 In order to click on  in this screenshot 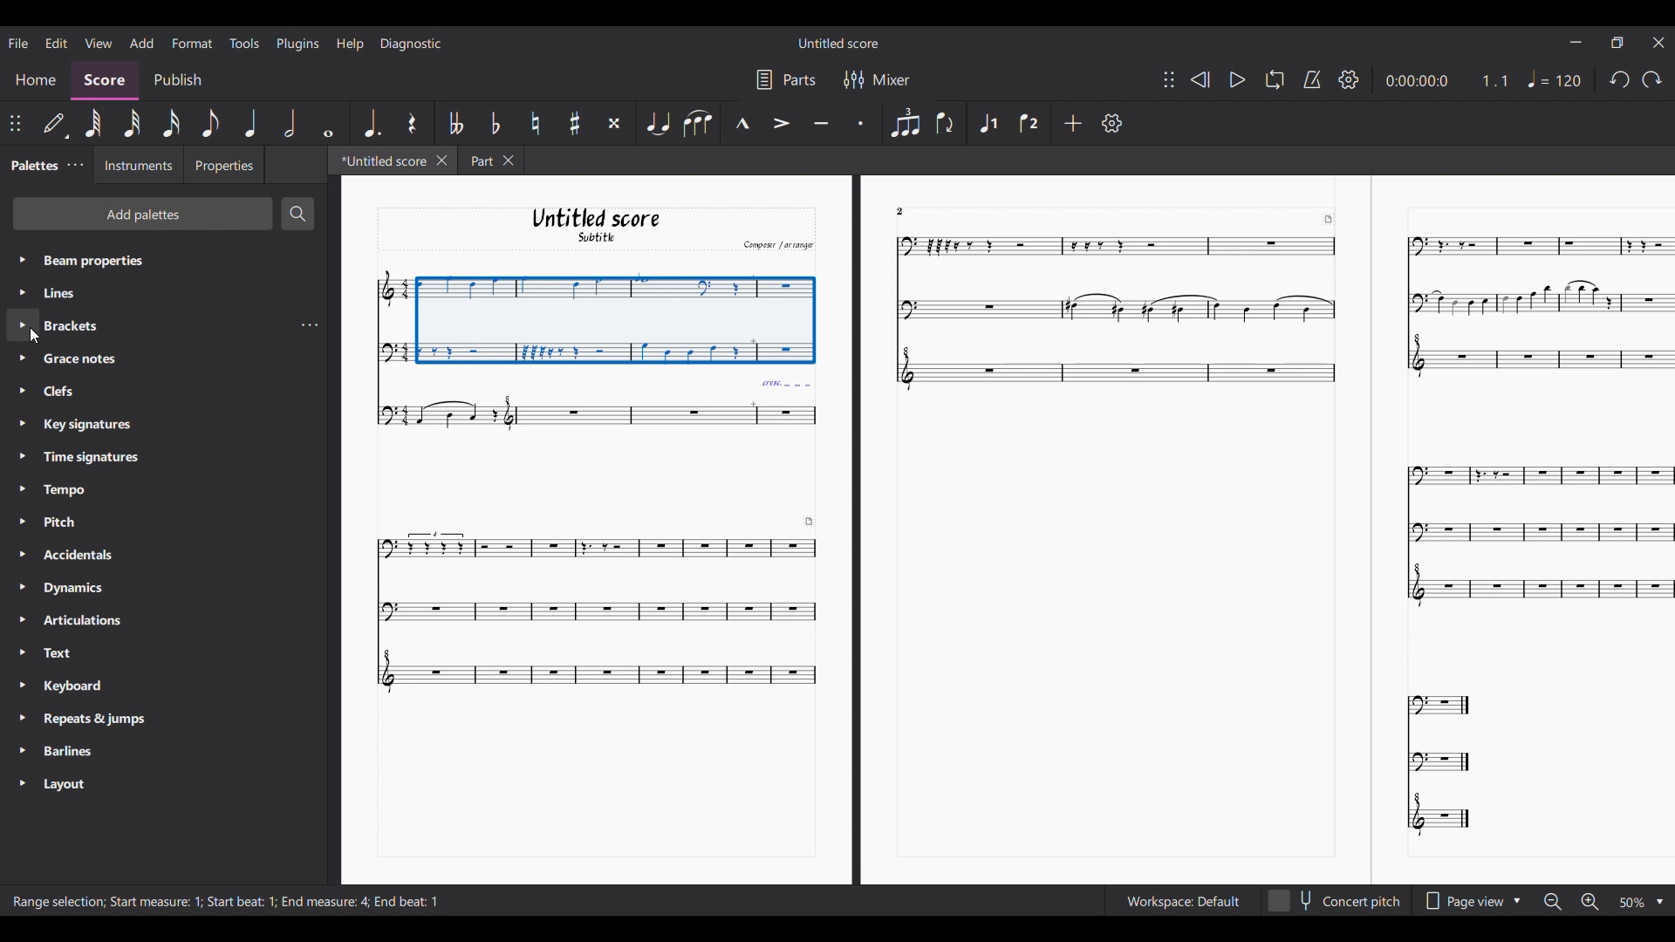, I will do `click(1539, 353)`.